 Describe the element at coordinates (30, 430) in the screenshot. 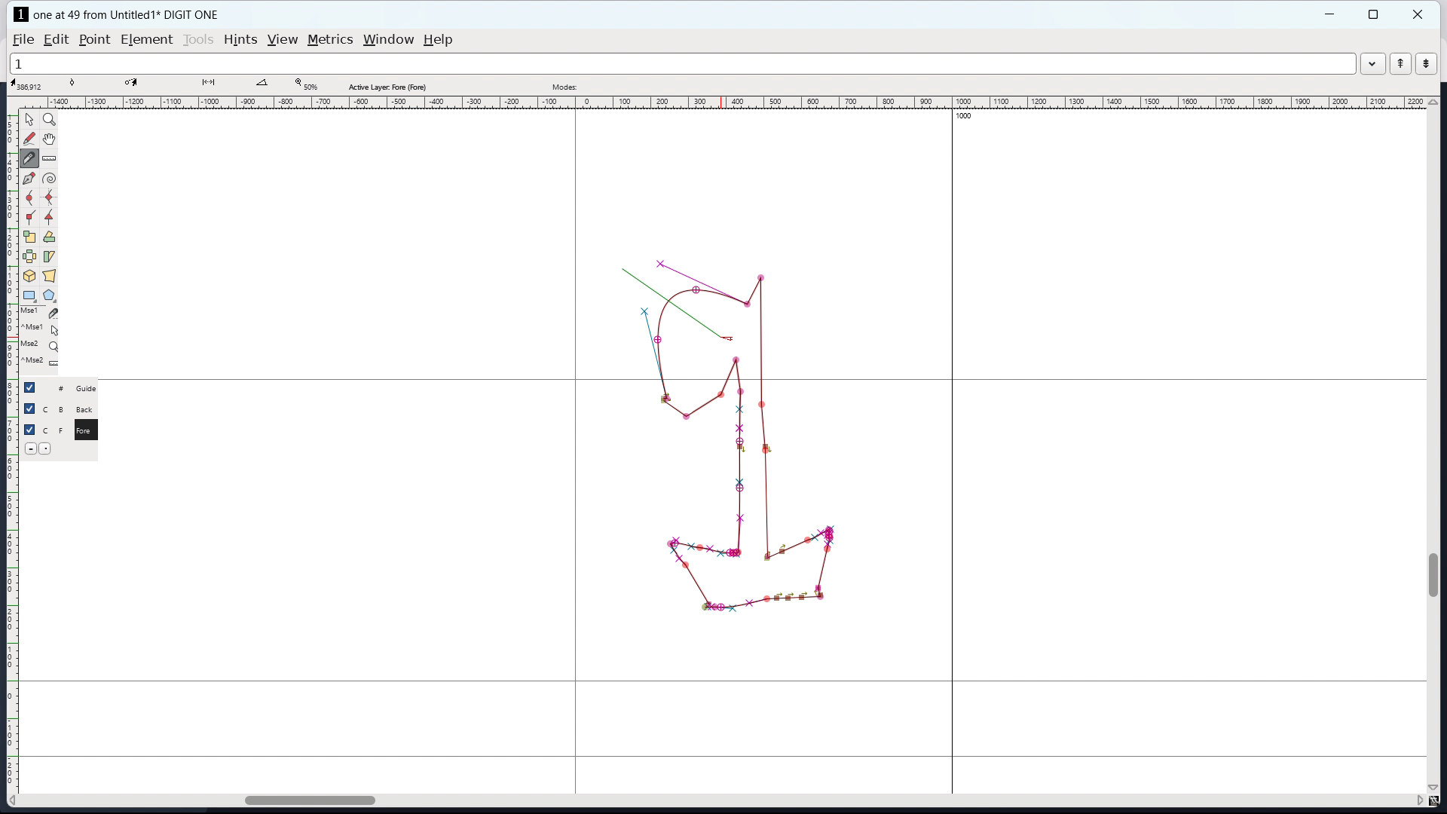

I see `is layer visible` at that location.